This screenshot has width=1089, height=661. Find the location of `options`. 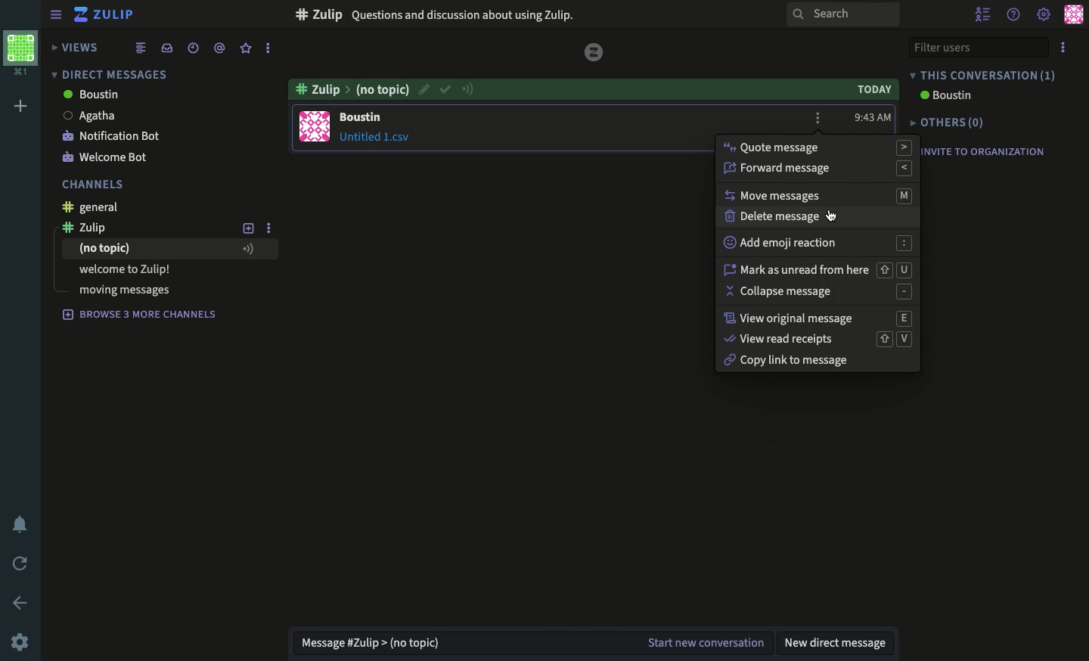

options is located at coordinates (270, 230).